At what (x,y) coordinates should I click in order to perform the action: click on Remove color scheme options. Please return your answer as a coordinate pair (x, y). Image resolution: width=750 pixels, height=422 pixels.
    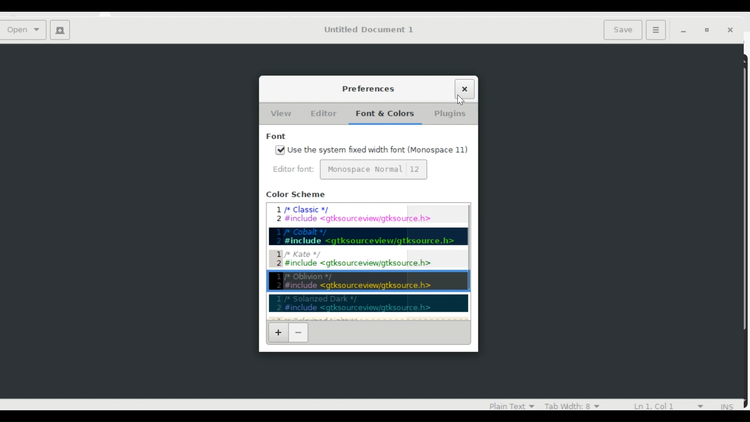
    Looking at the image, I should click on (299, 332).